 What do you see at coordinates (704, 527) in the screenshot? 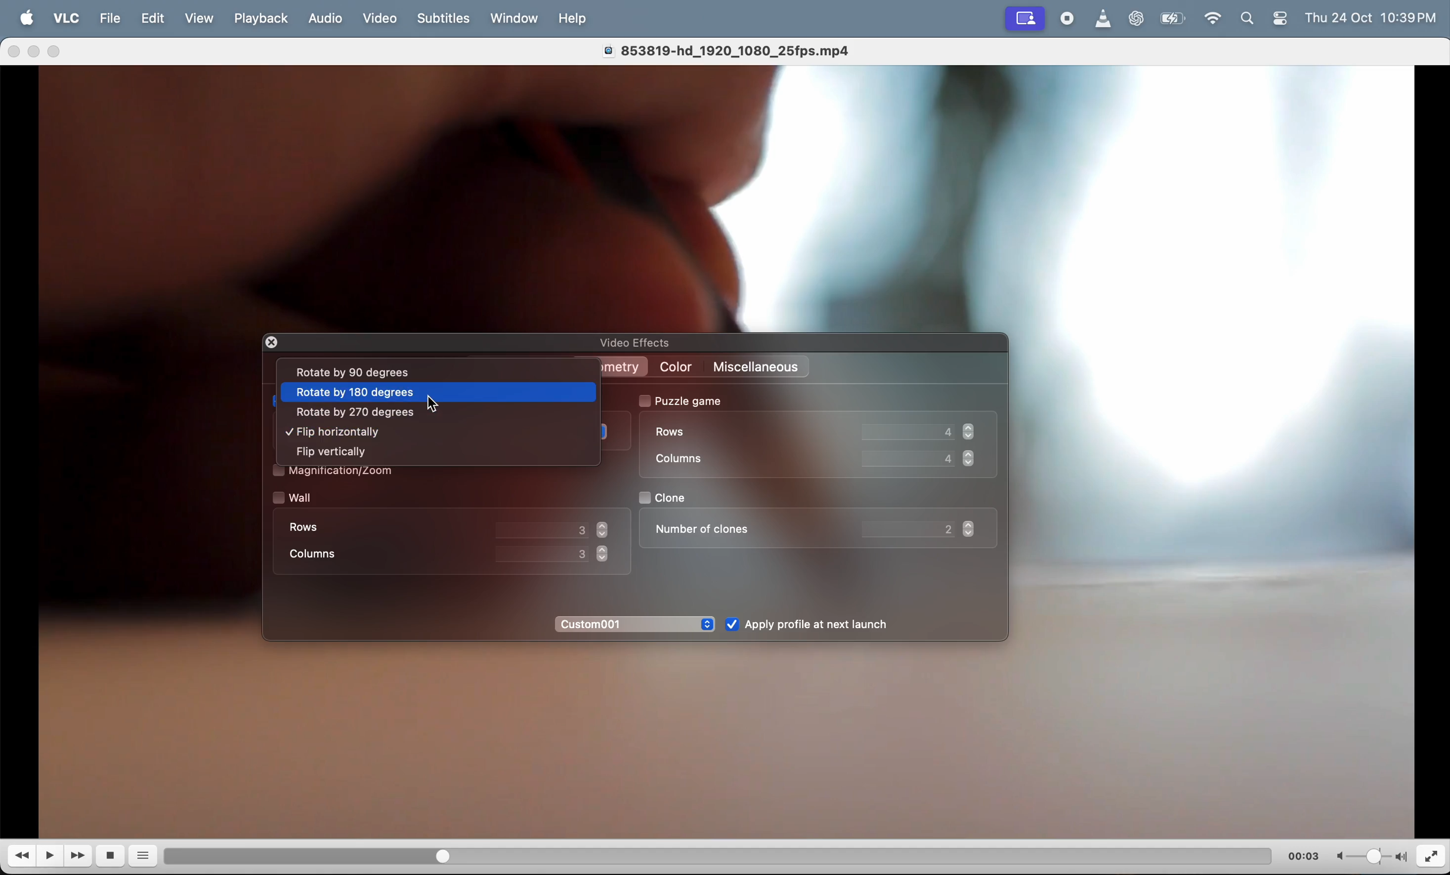
I see `number of clones` at bounding box center [704, 527].